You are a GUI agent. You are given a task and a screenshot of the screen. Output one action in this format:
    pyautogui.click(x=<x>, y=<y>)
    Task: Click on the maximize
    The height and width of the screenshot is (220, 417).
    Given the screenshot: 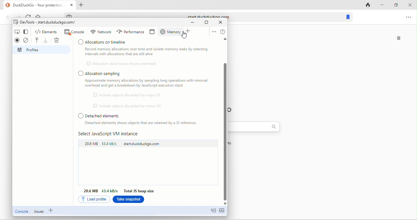 What is the action you would take?
    pyautogui.click(x=209, y=23)
    